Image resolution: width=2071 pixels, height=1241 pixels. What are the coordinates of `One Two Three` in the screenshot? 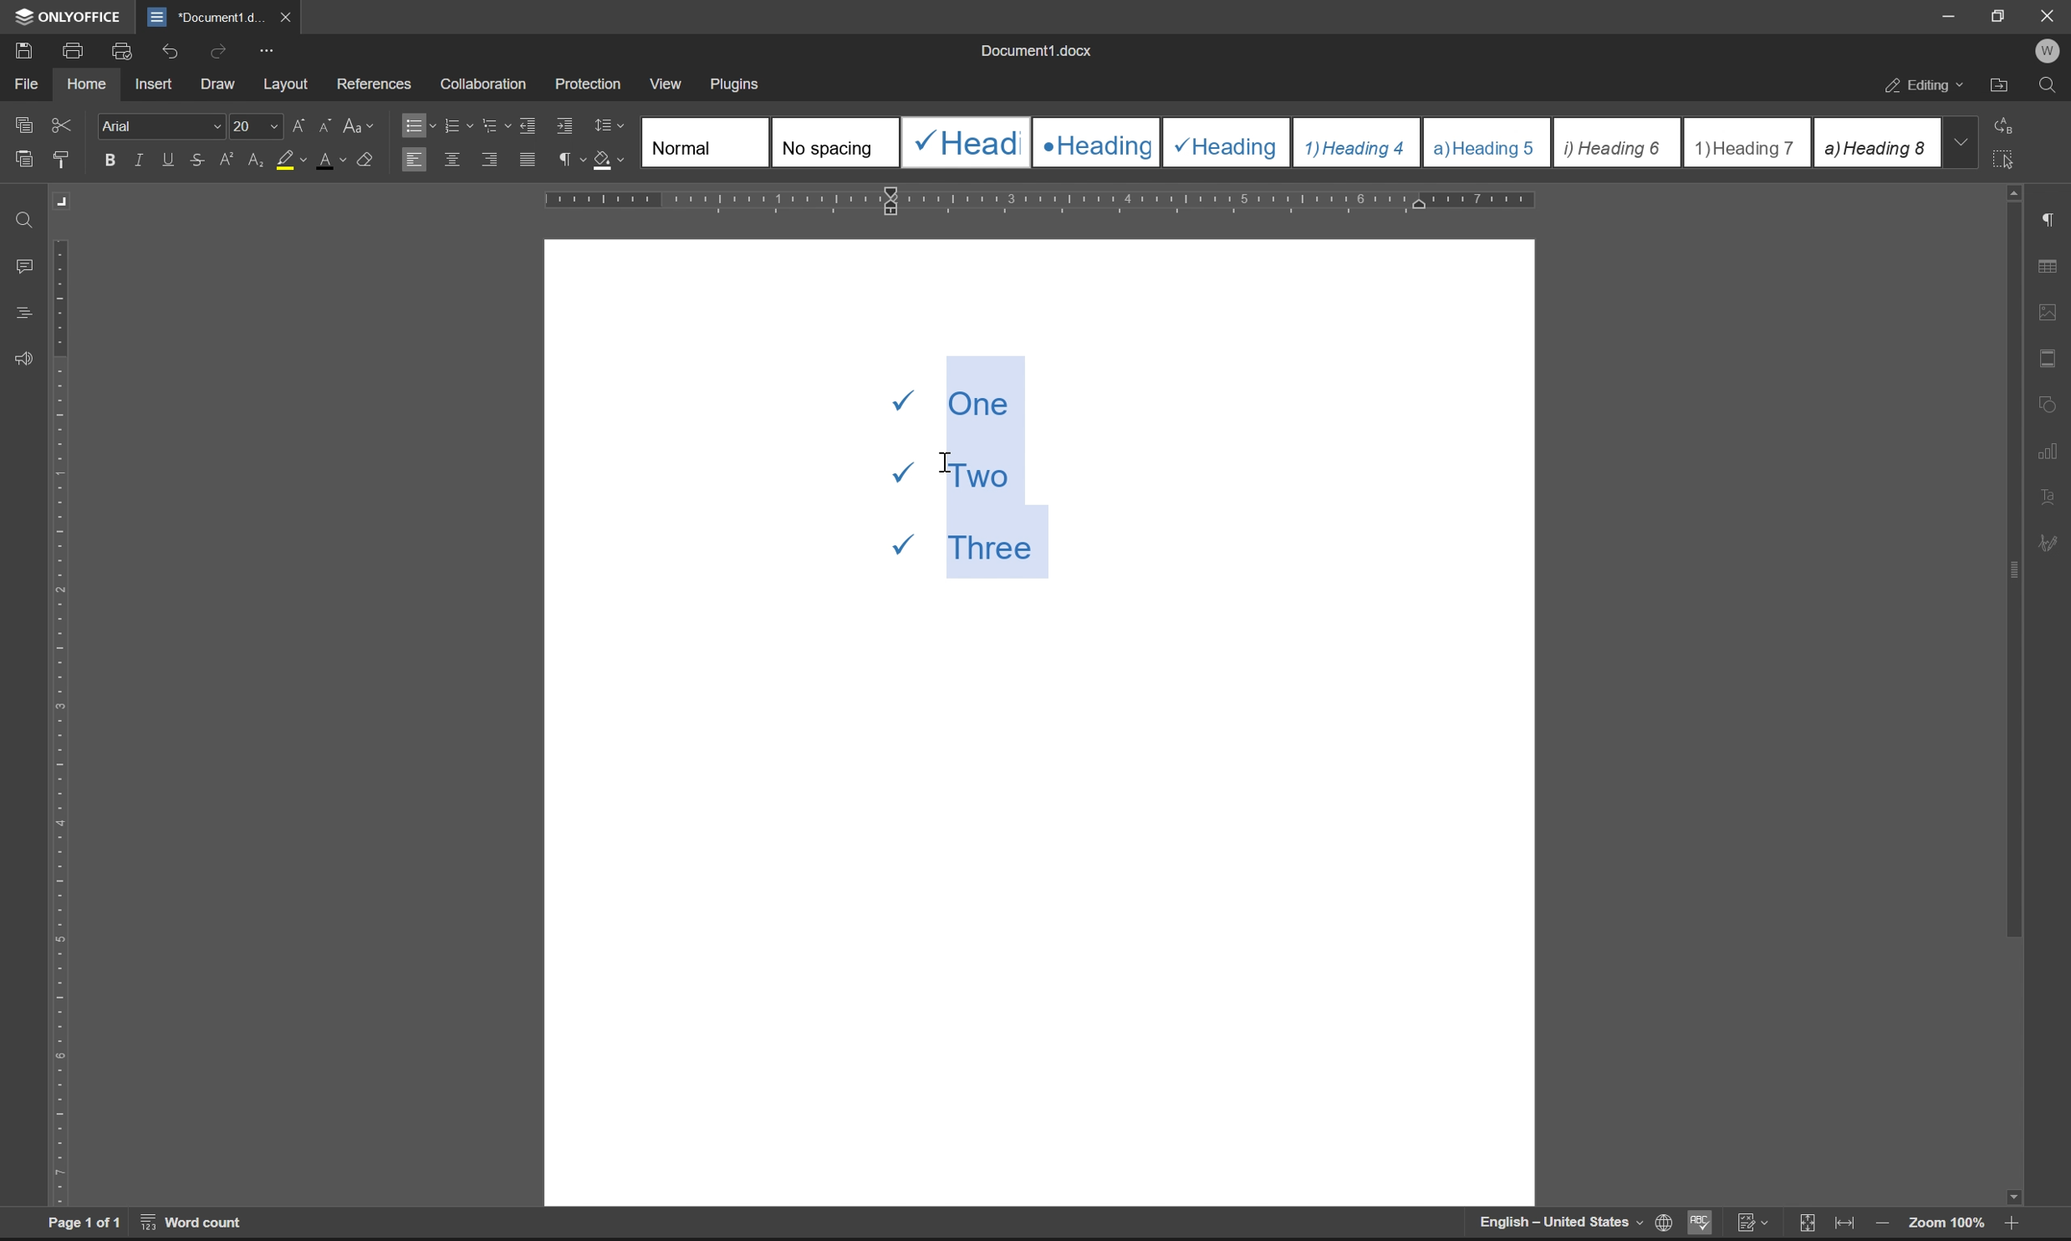 It's located at (961, 465).